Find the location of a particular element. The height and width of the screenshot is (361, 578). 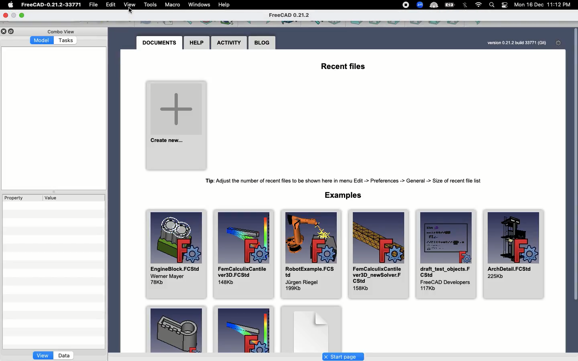

EngineBlock.FCStd Werner Mayer 78Kb is located at coordinates (177, 253).